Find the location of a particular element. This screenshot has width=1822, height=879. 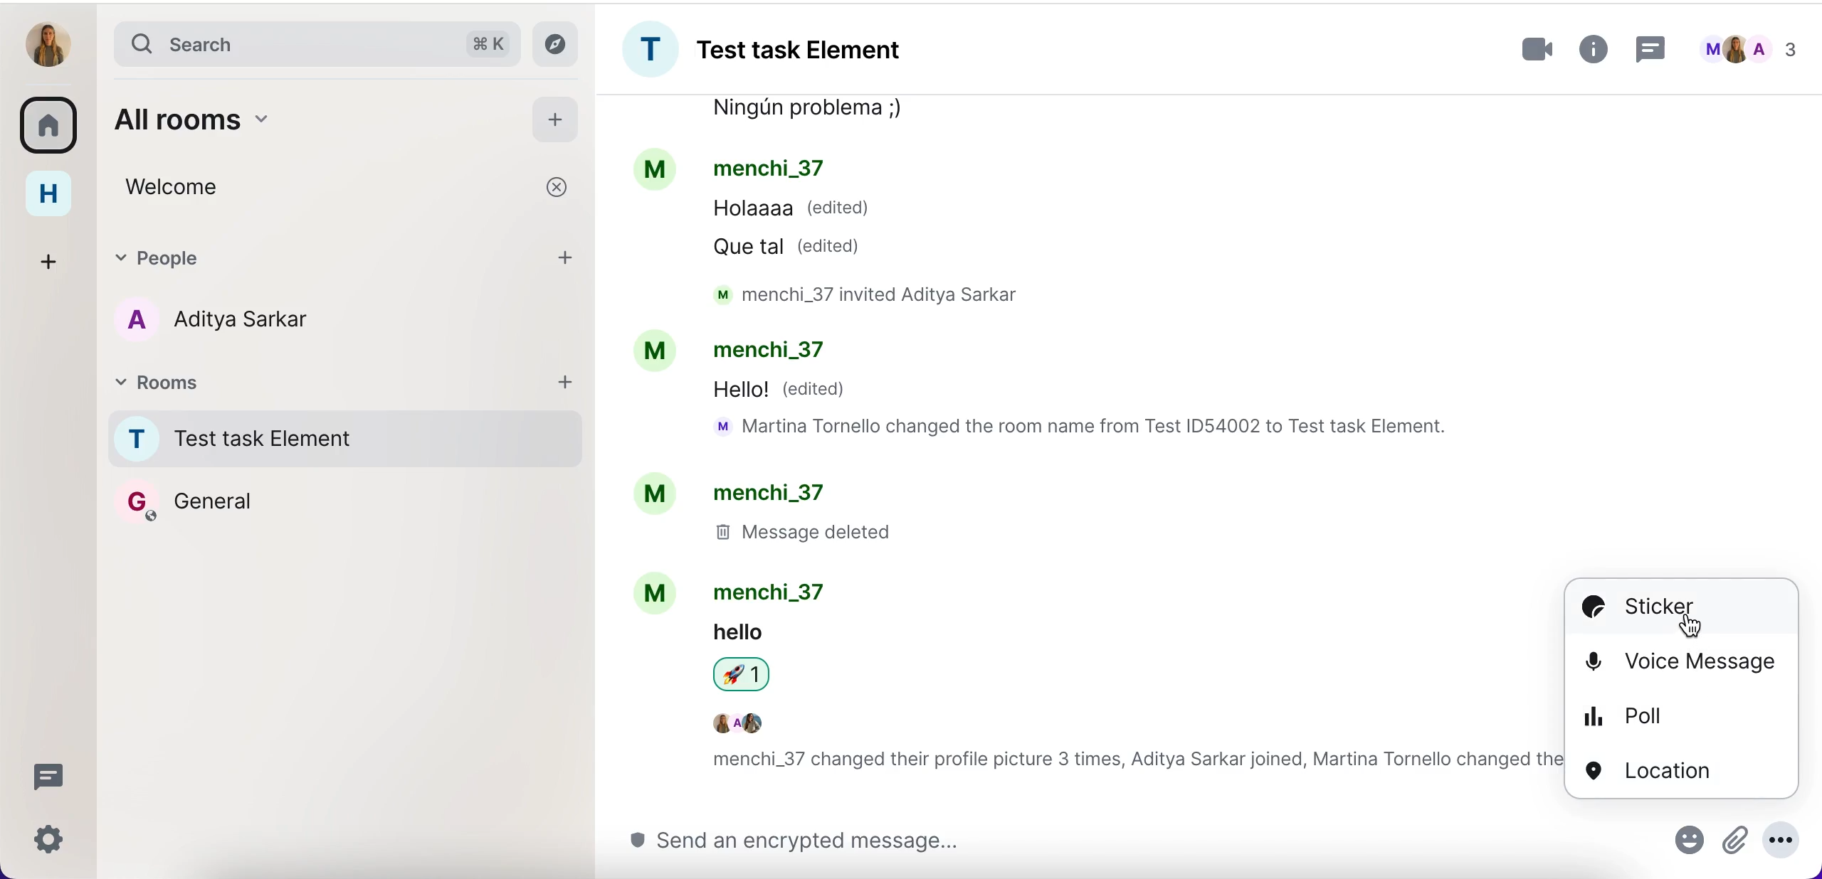

home is located at coordinates (53, 197).